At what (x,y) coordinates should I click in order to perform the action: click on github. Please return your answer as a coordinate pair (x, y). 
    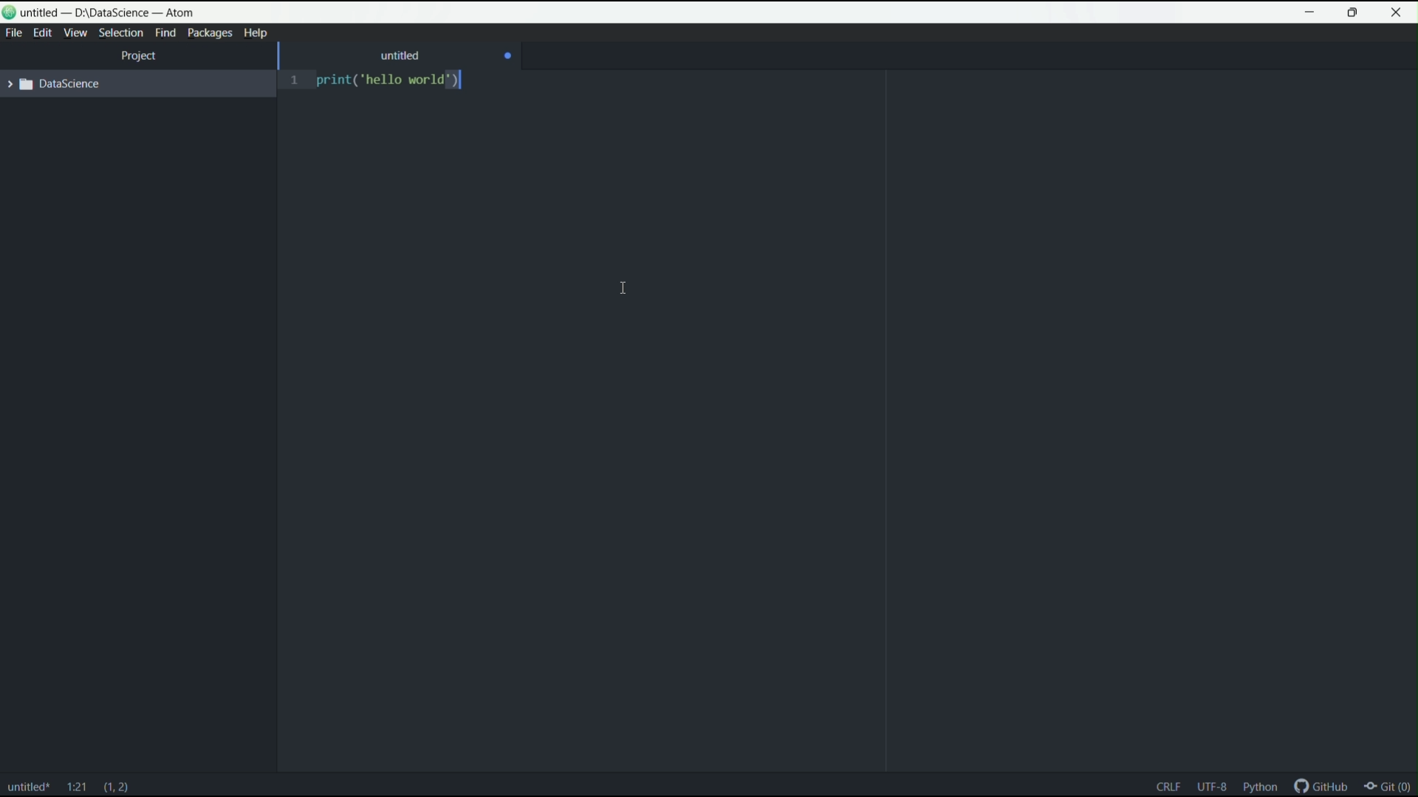
    Looking at the image, I should click on (1323, 787).